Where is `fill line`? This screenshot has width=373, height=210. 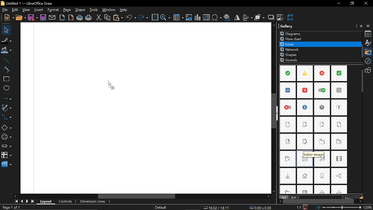
fill line is located at coordinates (6, 40).